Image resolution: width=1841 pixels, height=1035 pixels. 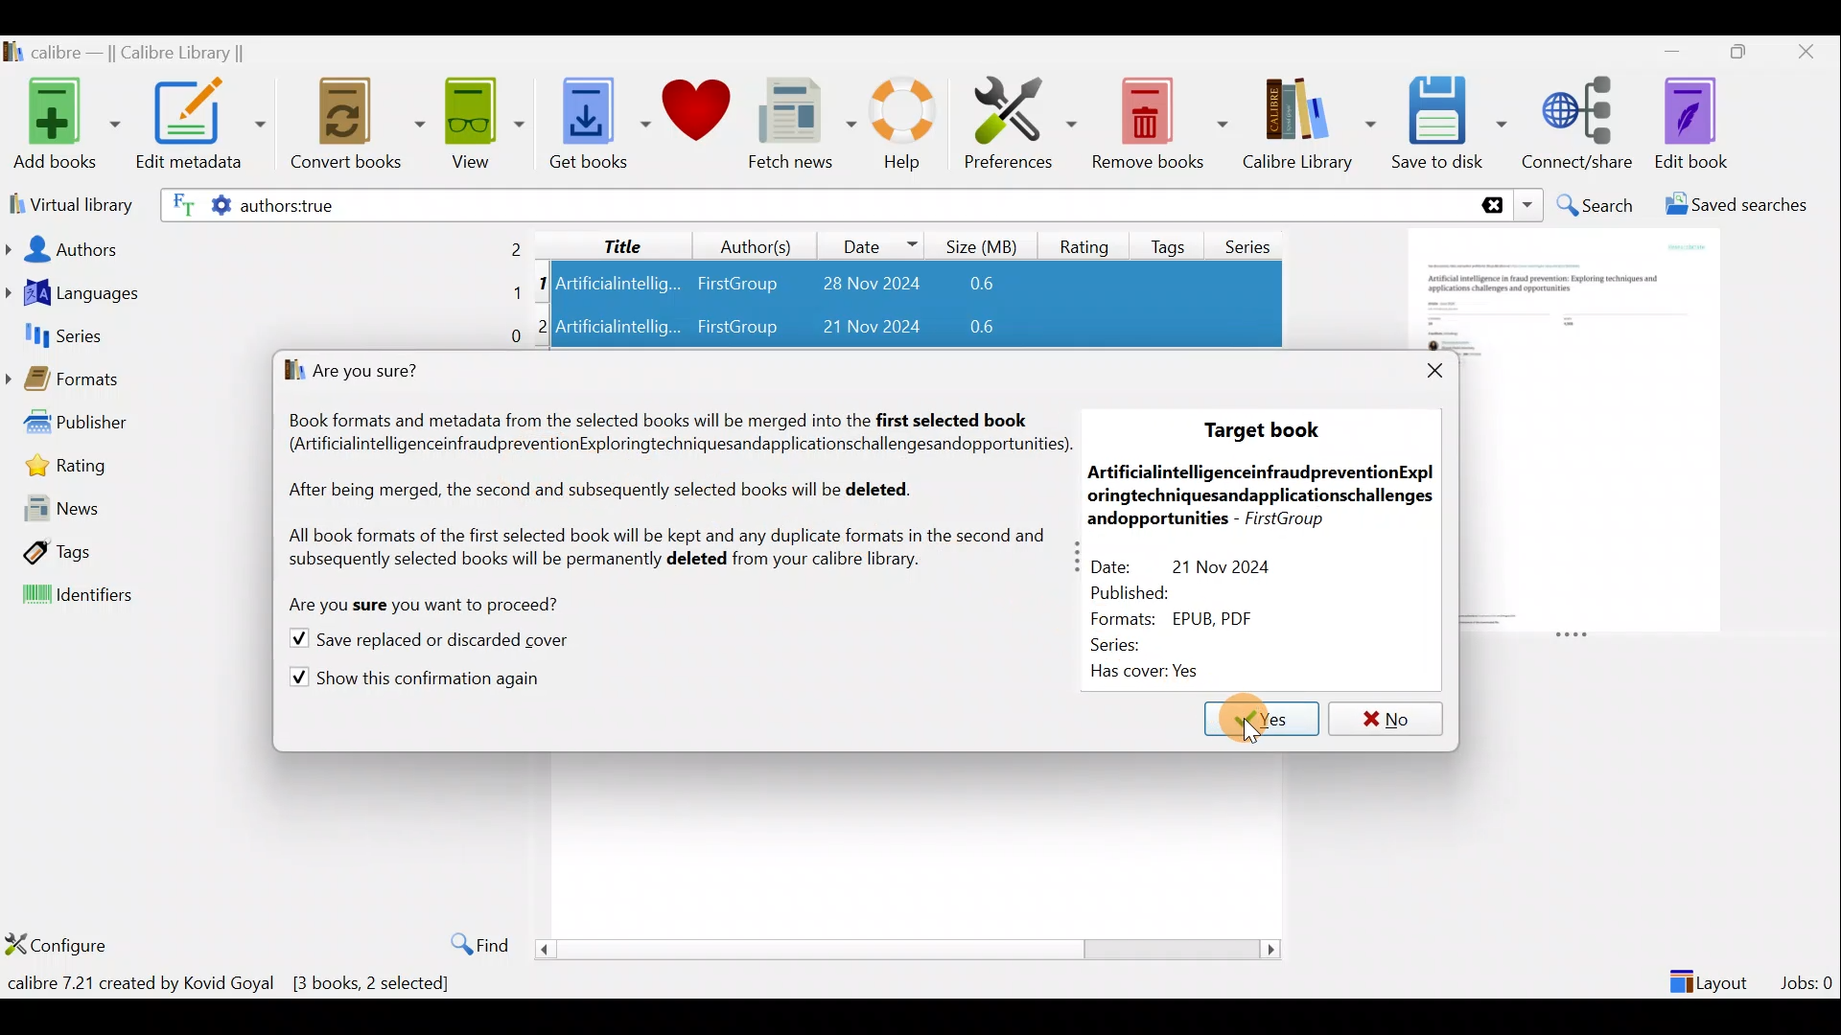 I want to click on Maximize, so click(x=1747, y=53).